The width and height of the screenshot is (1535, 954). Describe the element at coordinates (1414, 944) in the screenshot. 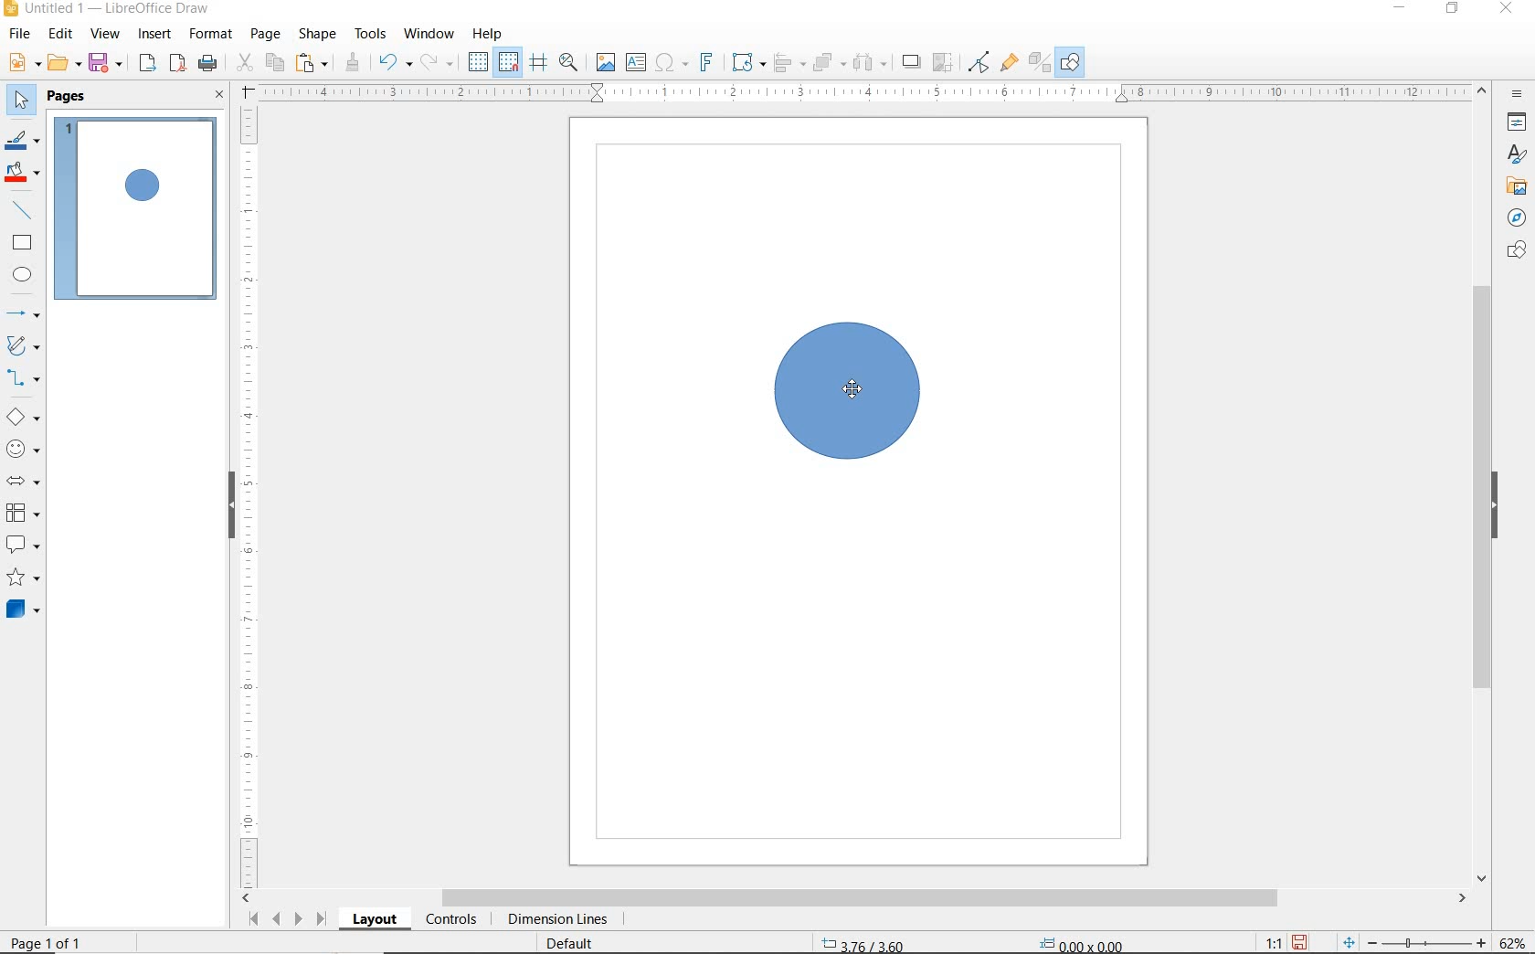

I see `ZOOM OUT OR ZOOM IN` at that location.